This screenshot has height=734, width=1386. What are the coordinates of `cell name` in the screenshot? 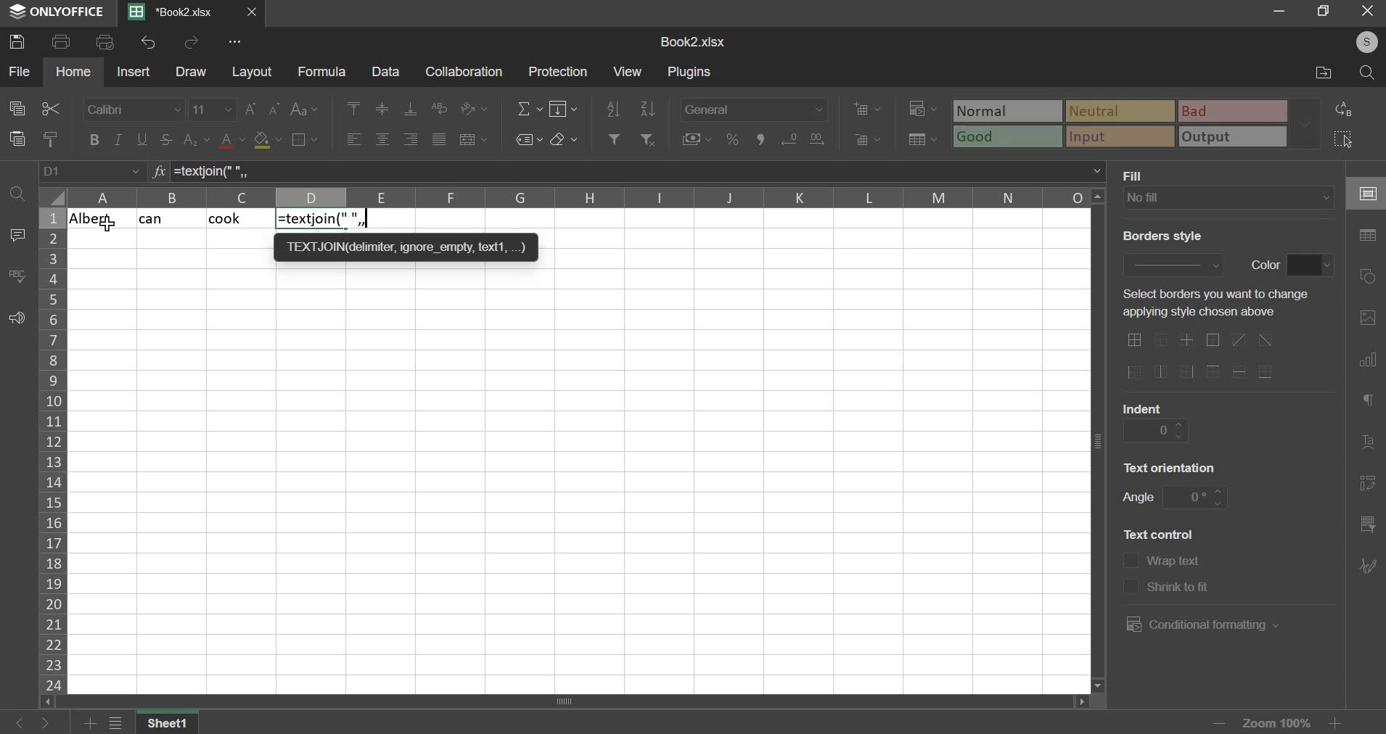 It's located at (92, 172).